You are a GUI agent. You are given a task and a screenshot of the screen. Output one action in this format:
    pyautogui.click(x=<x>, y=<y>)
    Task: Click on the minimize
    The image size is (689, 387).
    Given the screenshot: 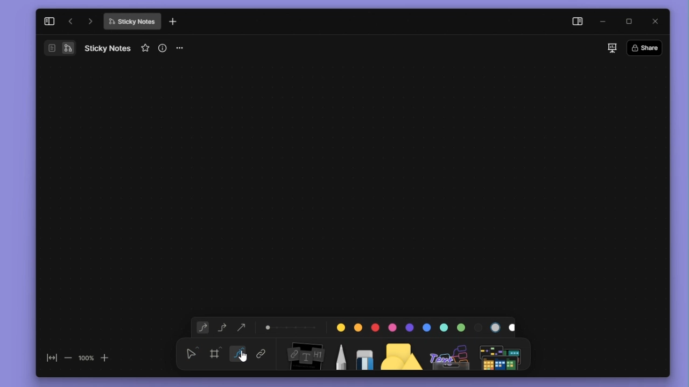 What is the action you would take?
    pyautogui.click(x=606, y=22)
    